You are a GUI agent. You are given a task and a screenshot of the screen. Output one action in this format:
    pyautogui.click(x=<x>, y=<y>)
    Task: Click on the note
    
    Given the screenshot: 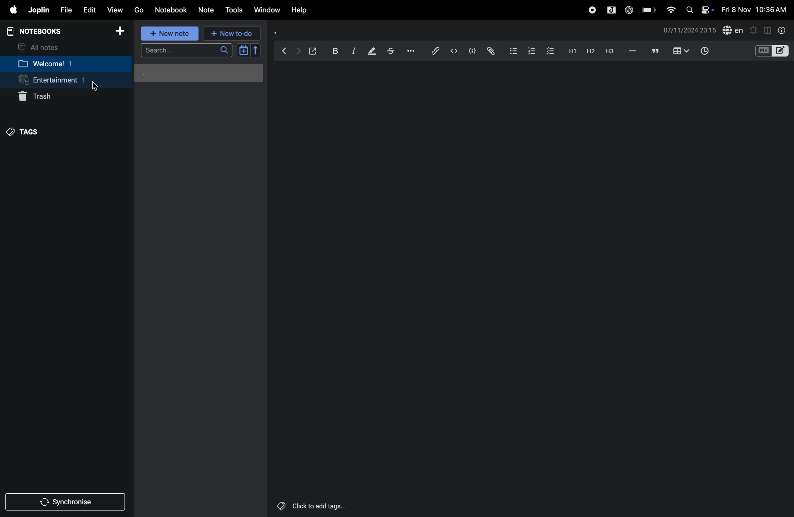 What is the action you would take?
    pyautogui.click(x=207, y=12)
    